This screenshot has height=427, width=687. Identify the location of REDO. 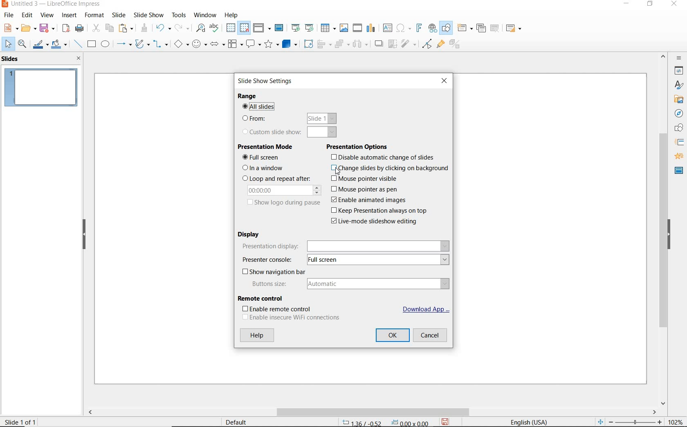
(181, 28).